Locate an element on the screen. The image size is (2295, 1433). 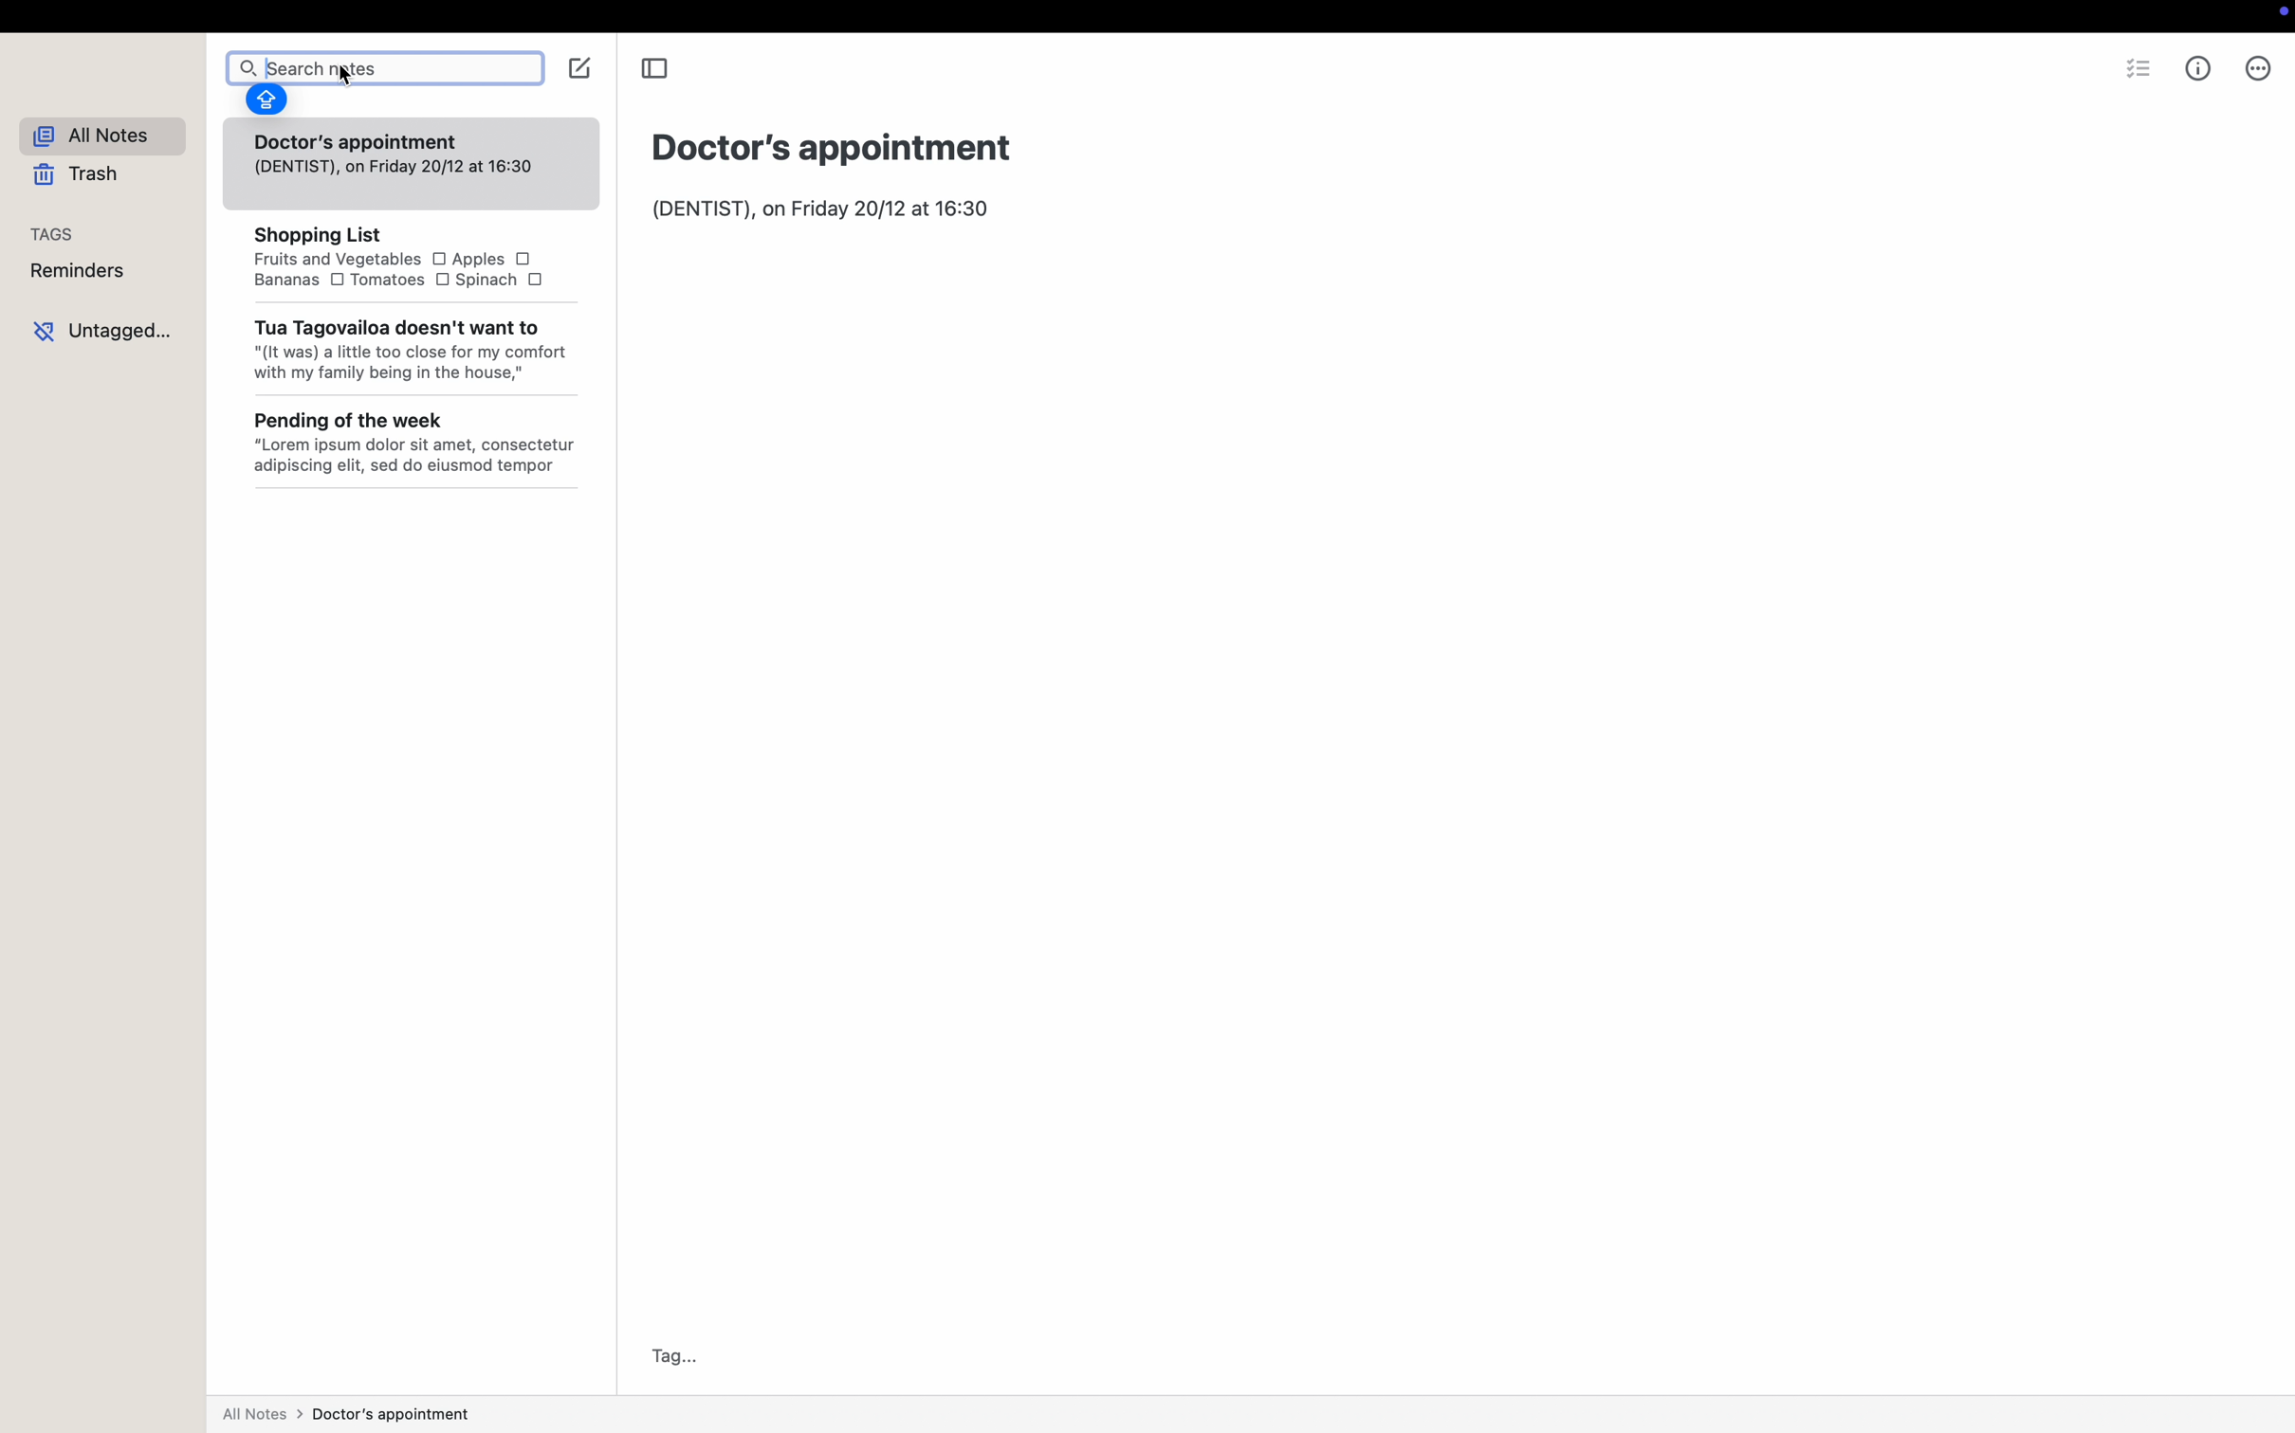
cursor is located at coordinates (346, 82).